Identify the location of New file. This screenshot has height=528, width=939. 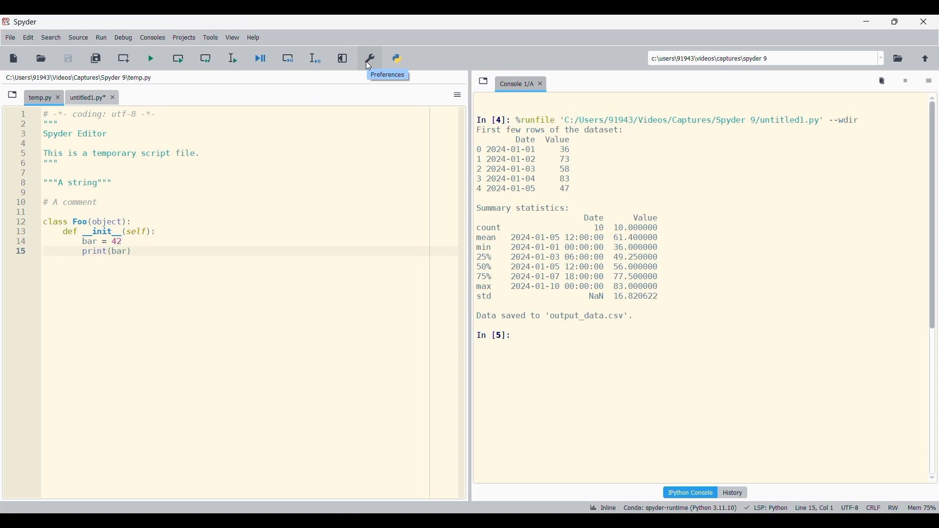
(13, 59).